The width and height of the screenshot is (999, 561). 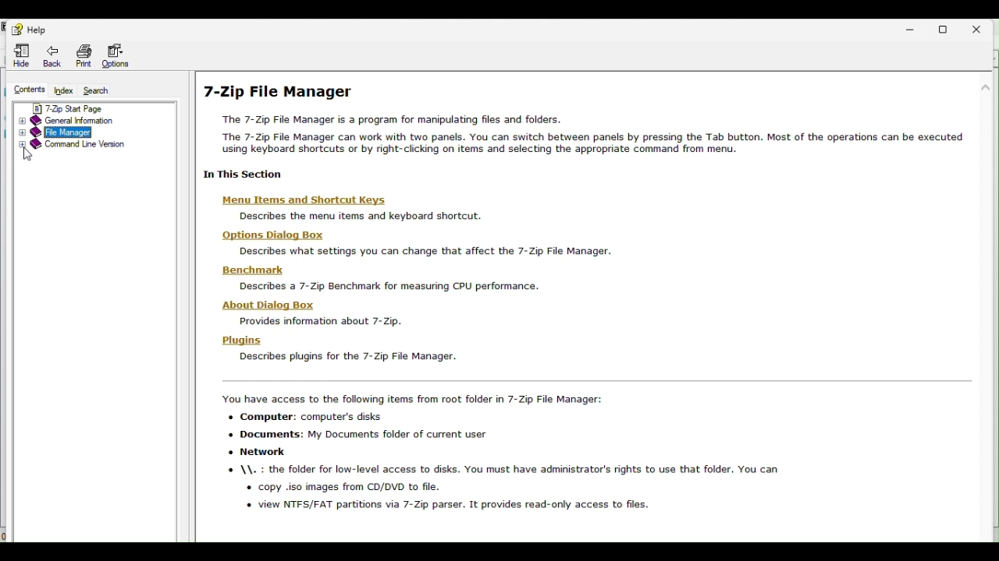 What do you see at coordinates (243, 342) in the screenshot?
I see `Plugins` at bounding box center [243, 342].